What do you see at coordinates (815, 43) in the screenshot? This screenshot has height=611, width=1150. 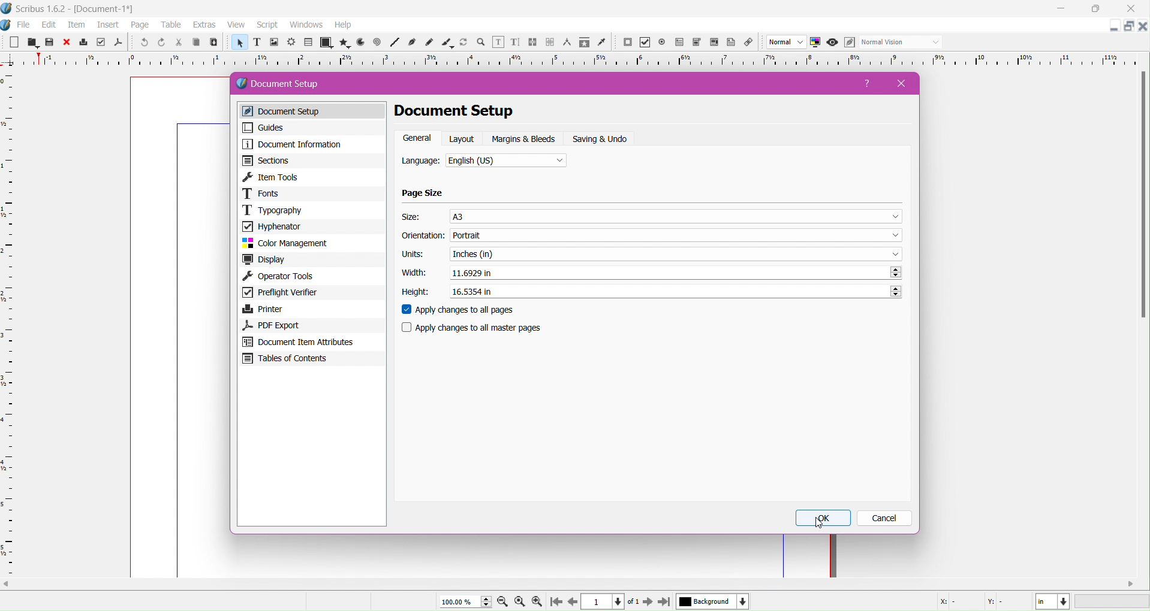 I see `color management system` at bounding box center [815, 43].